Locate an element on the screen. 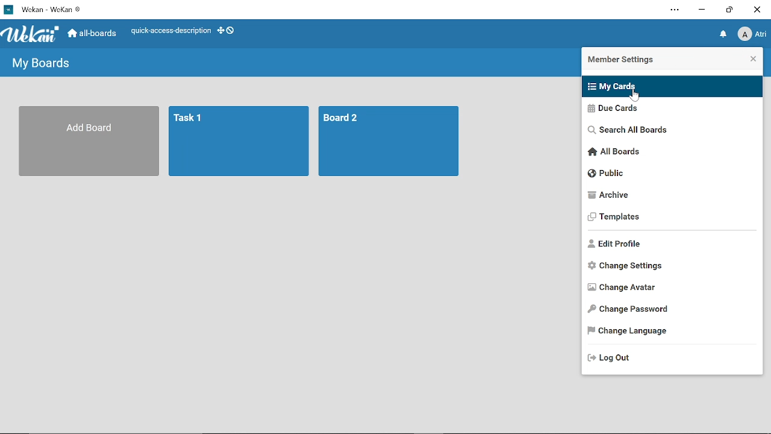 The width and height of the screenshot is (771, 434). Cursor is located at coordinates (634, 98).